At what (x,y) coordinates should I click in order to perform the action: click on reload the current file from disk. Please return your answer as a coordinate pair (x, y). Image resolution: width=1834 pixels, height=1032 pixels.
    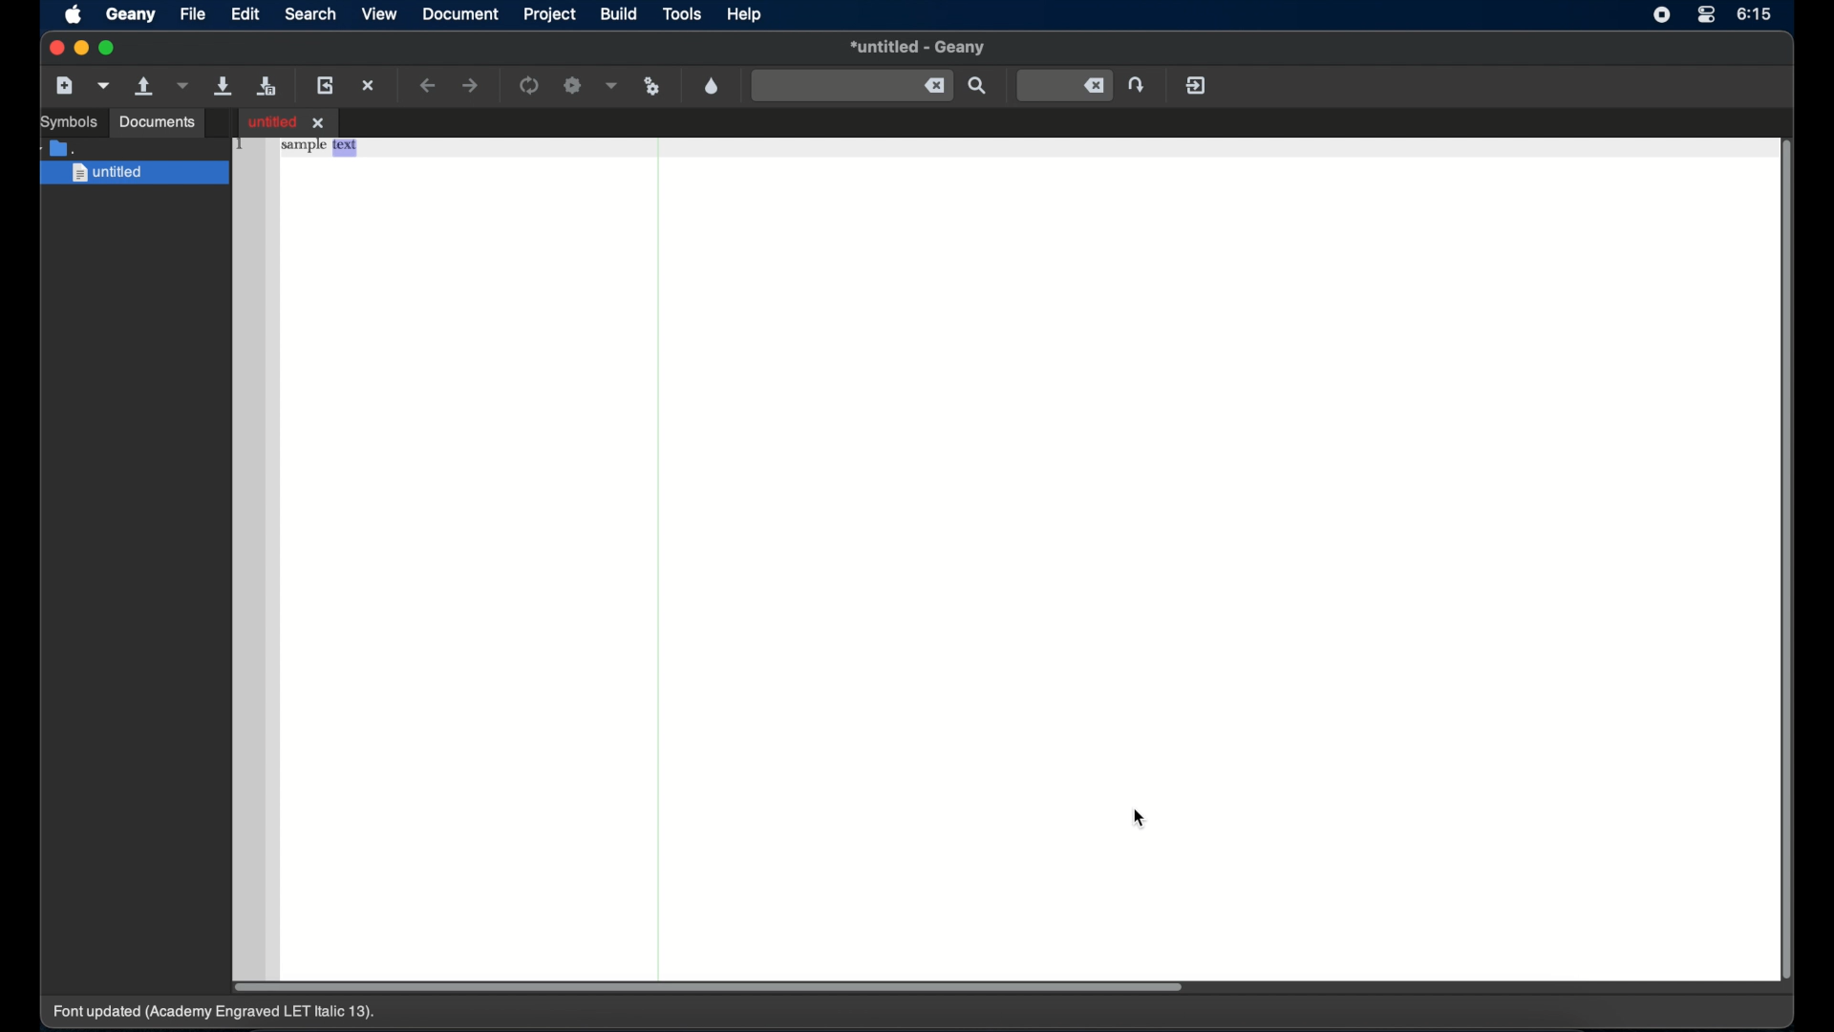
    Looking at the image, I should click on (328, 85).